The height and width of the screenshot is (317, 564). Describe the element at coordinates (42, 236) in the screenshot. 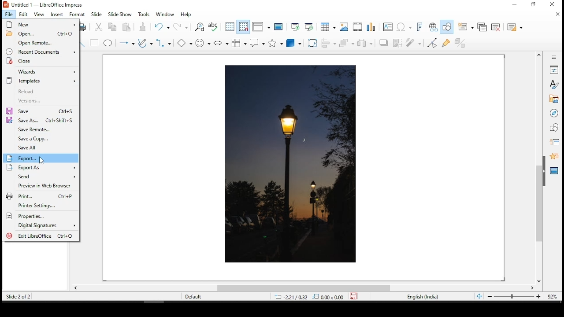

I see `exit libreoffice` at that location.